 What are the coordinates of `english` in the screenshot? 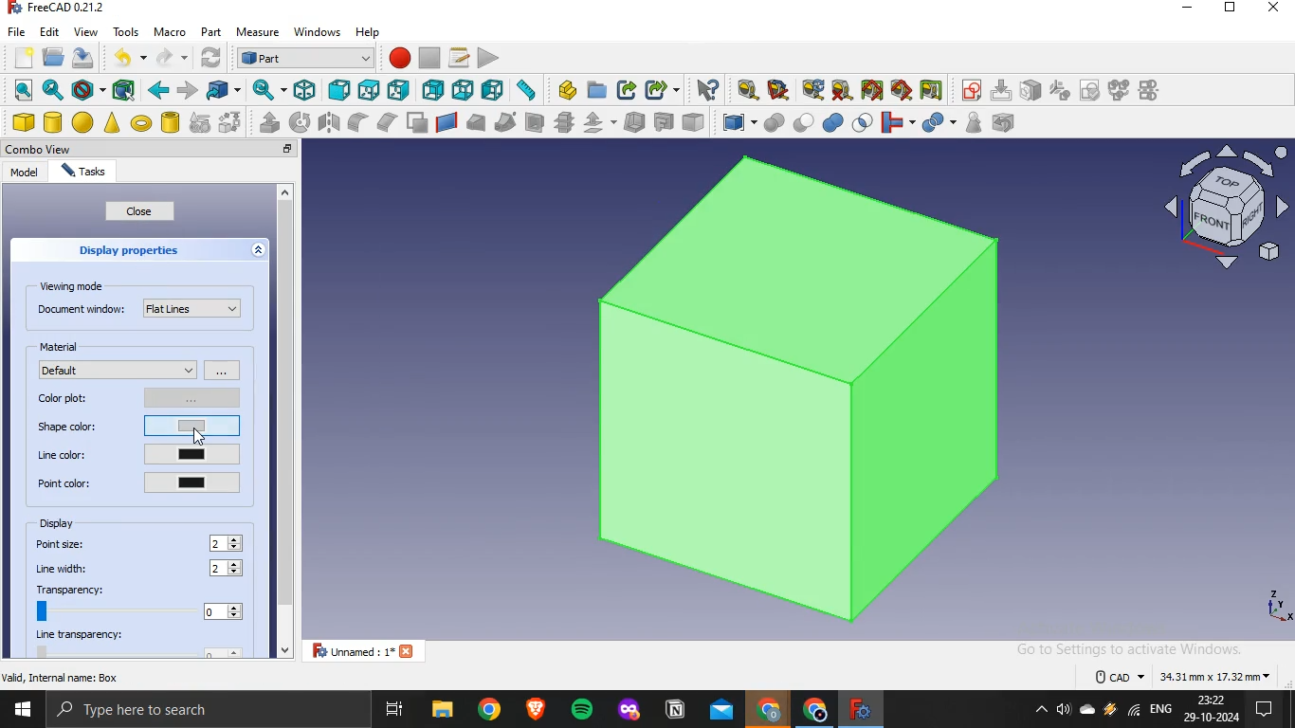 It's located at (1161, 709).